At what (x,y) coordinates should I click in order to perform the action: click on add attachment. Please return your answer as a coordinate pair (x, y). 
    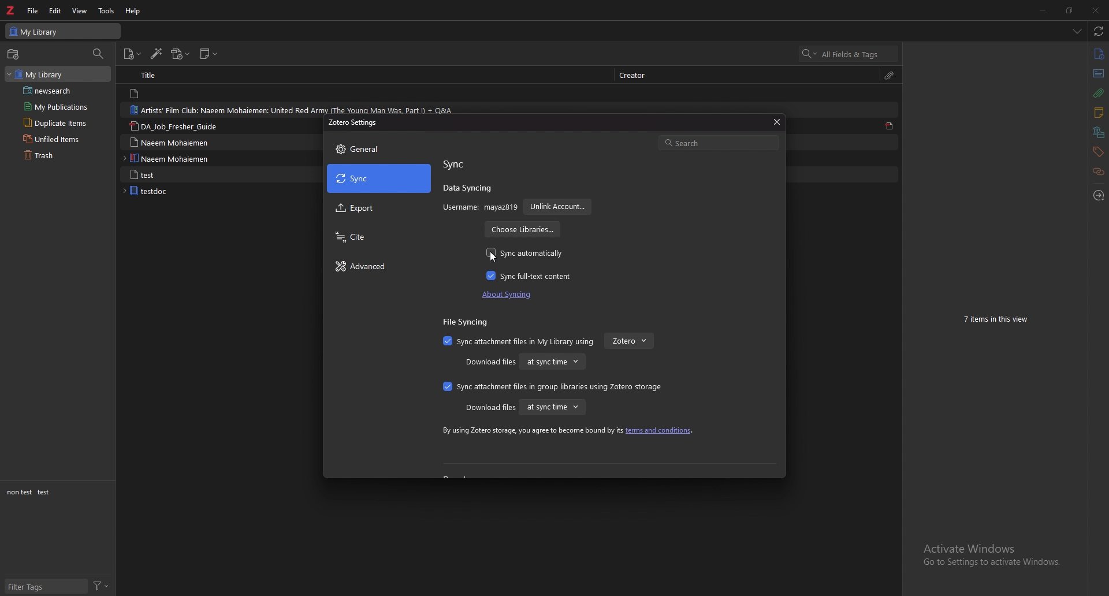
    Looking at the image, I should click on (181, 54).